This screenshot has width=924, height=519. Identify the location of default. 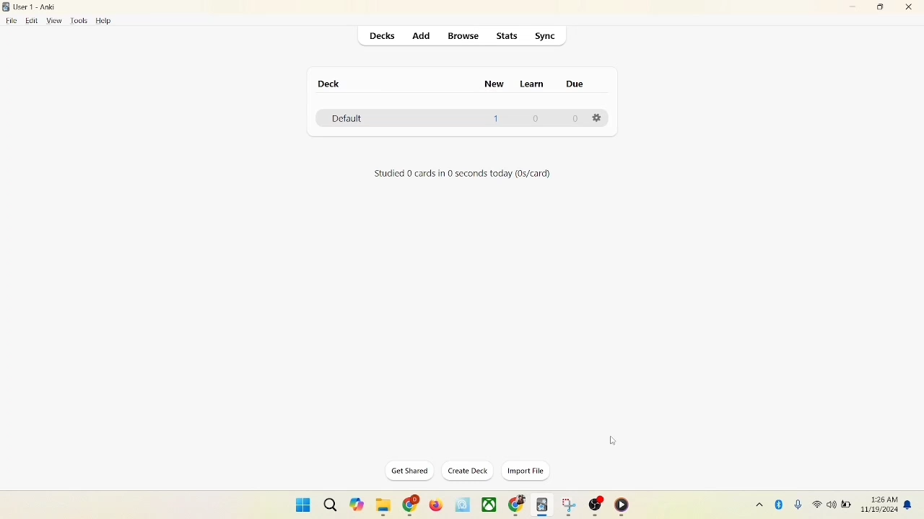
(343, 120).